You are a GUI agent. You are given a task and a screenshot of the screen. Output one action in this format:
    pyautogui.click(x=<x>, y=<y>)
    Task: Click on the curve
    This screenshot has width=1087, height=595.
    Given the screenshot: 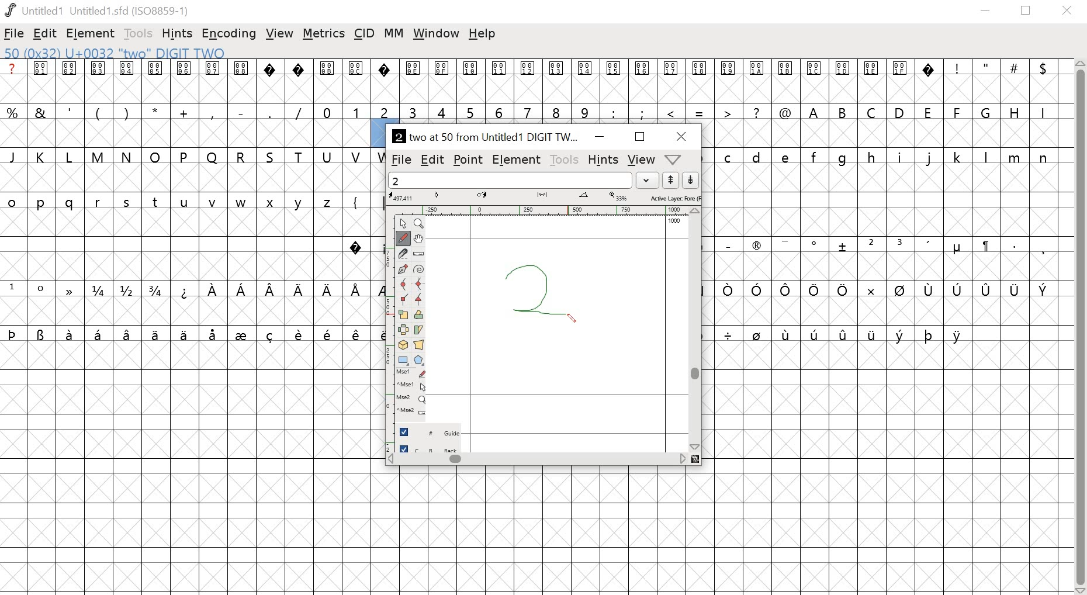 What is the action you would take?
    pyautogui.click(x=404, y=285)
    